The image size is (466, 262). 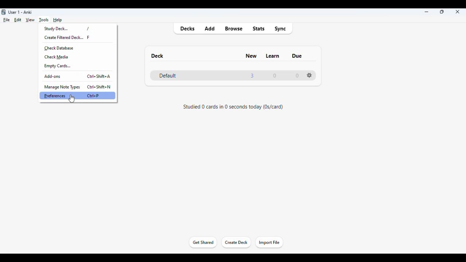 What do you see at coordinates (297, 76) in the screenshot?
I see `0` at bounding box center [297, 76].